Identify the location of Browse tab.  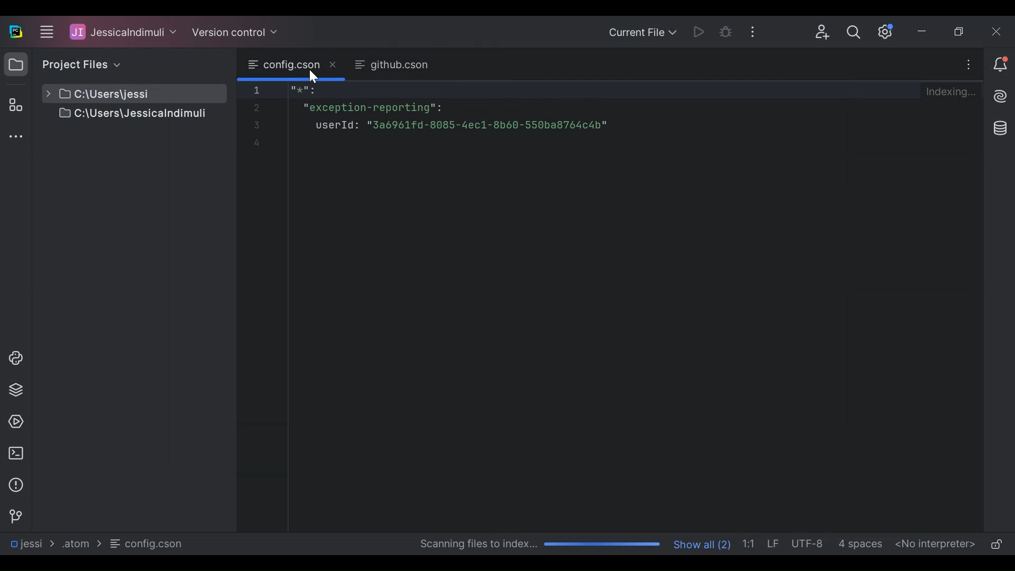
(292, 65).